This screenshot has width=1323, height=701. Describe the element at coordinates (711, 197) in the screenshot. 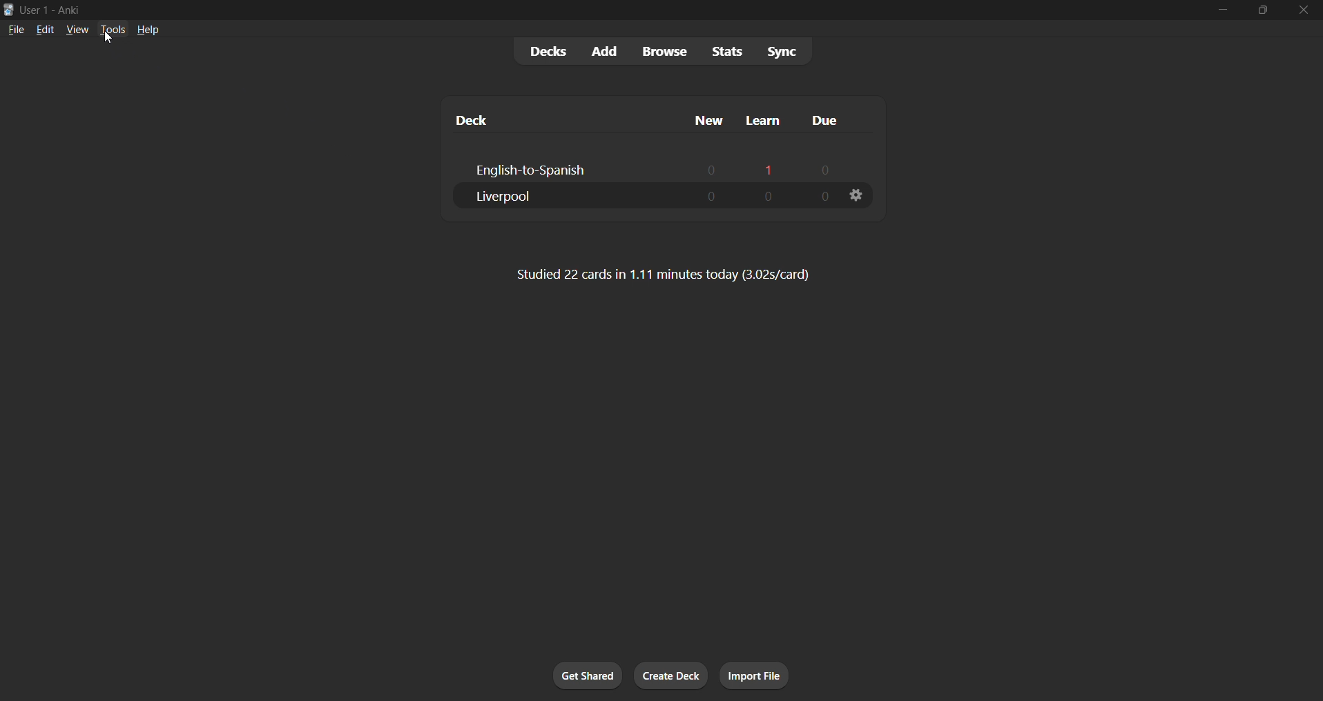

I see `0` at that location.